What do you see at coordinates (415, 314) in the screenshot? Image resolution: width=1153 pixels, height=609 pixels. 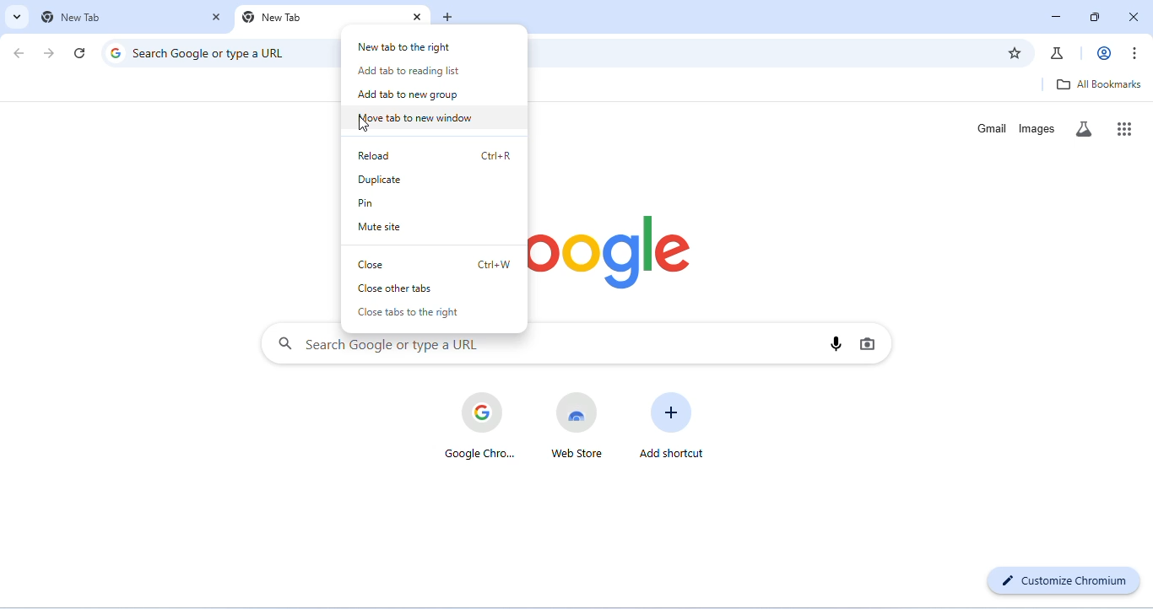 I see `close tabs to the right` at bounding box center [415, 314].